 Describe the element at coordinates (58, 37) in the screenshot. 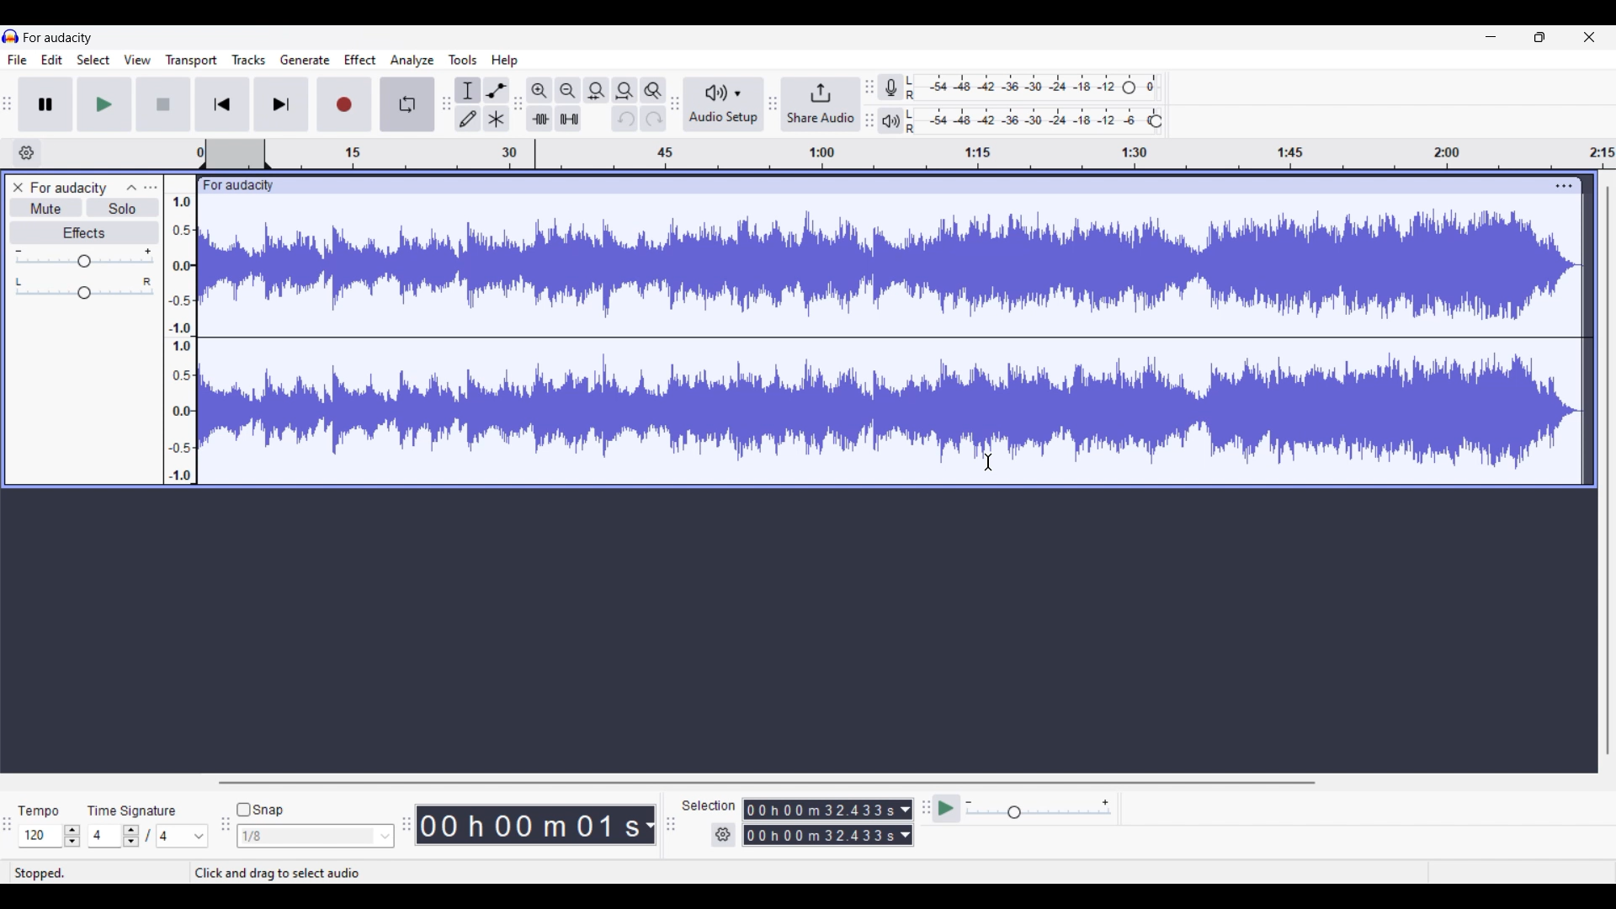

I see `Project name` at that location.